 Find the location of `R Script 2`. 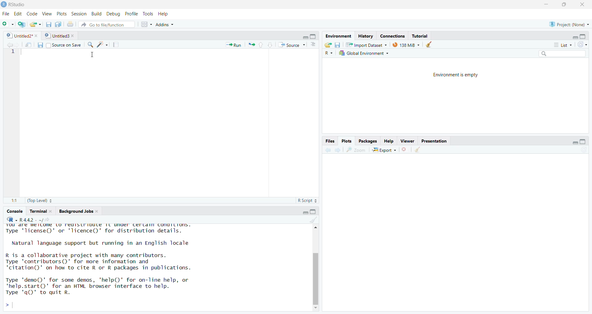

R Script 2 is located at coordinates (304, 200).